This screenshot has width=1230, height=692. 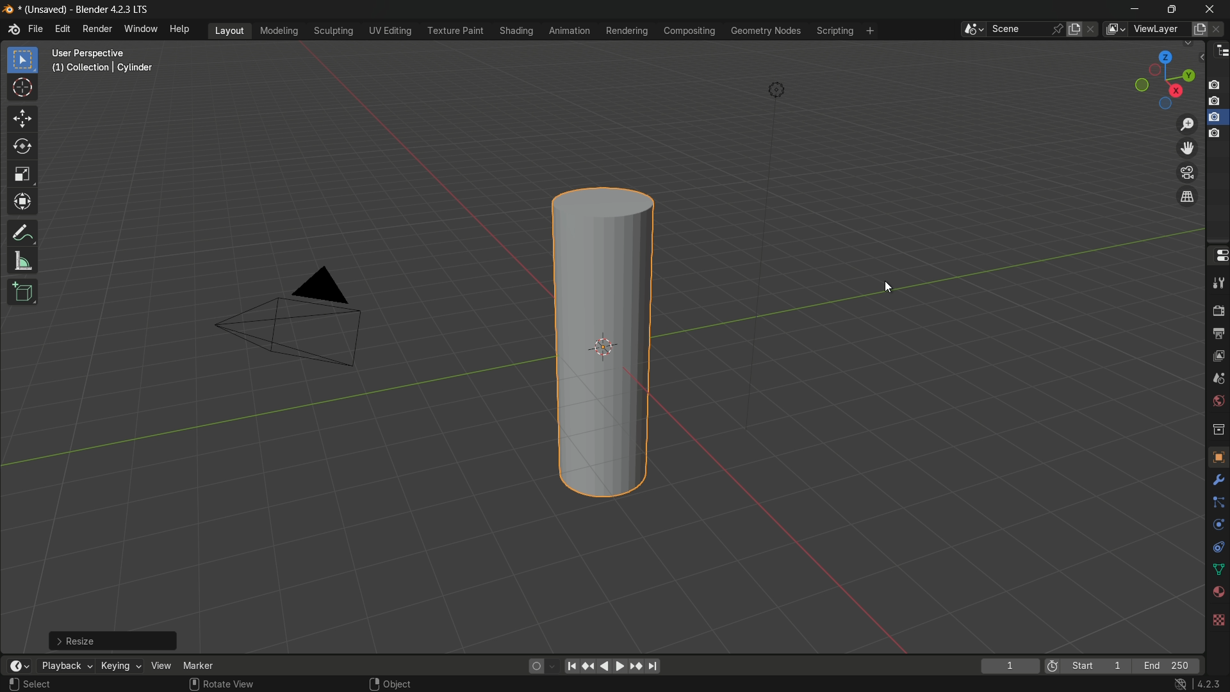 I want to click on new scene, so click(x=1076, y=29).